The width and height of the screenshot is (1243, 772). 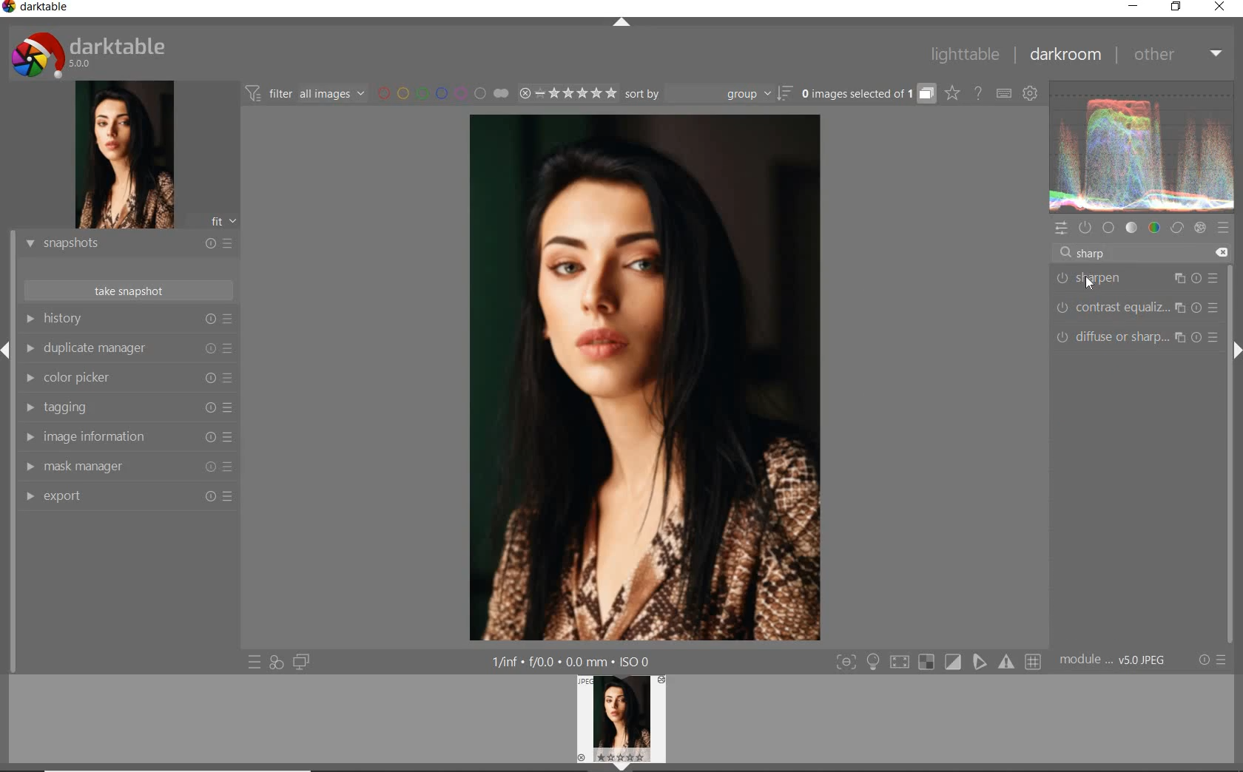 I want to click on show global preferences, so click(x=1031, y=92).